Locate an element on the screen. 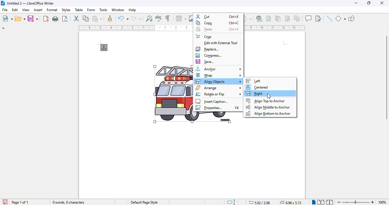 The image size is (389, 205). copy is located at coordinates (217, 23).